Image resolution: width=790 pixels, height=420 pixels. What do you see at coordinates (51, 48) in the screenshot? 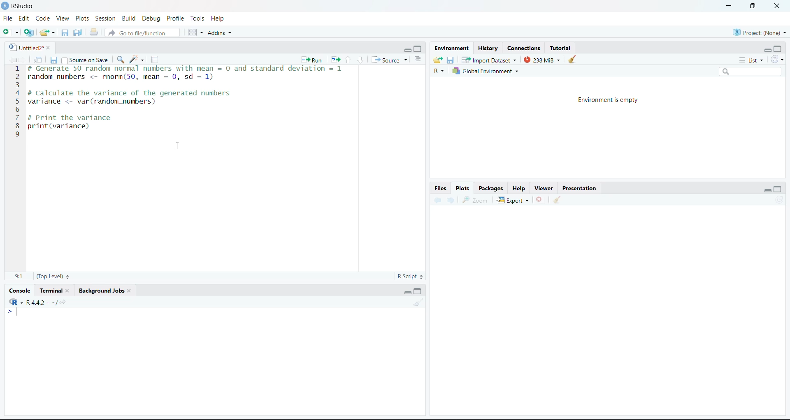
I see `close` at bounding box center [51, 48].